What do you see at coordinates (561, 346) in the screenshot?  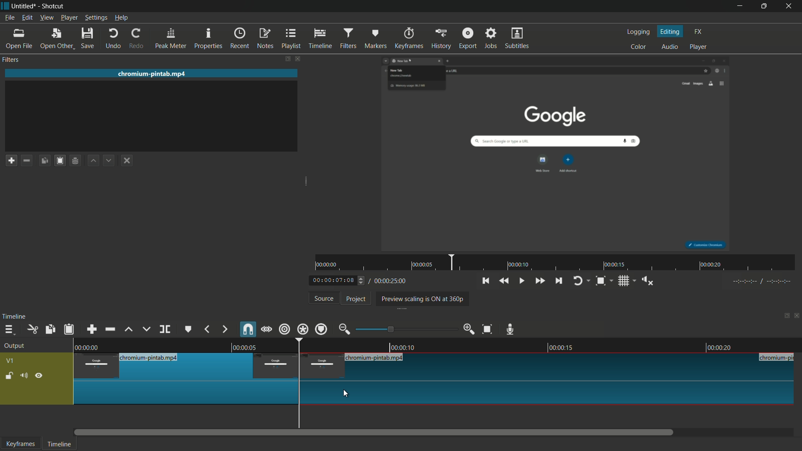 I see `0.00.015` at bounding box center [561, 346].